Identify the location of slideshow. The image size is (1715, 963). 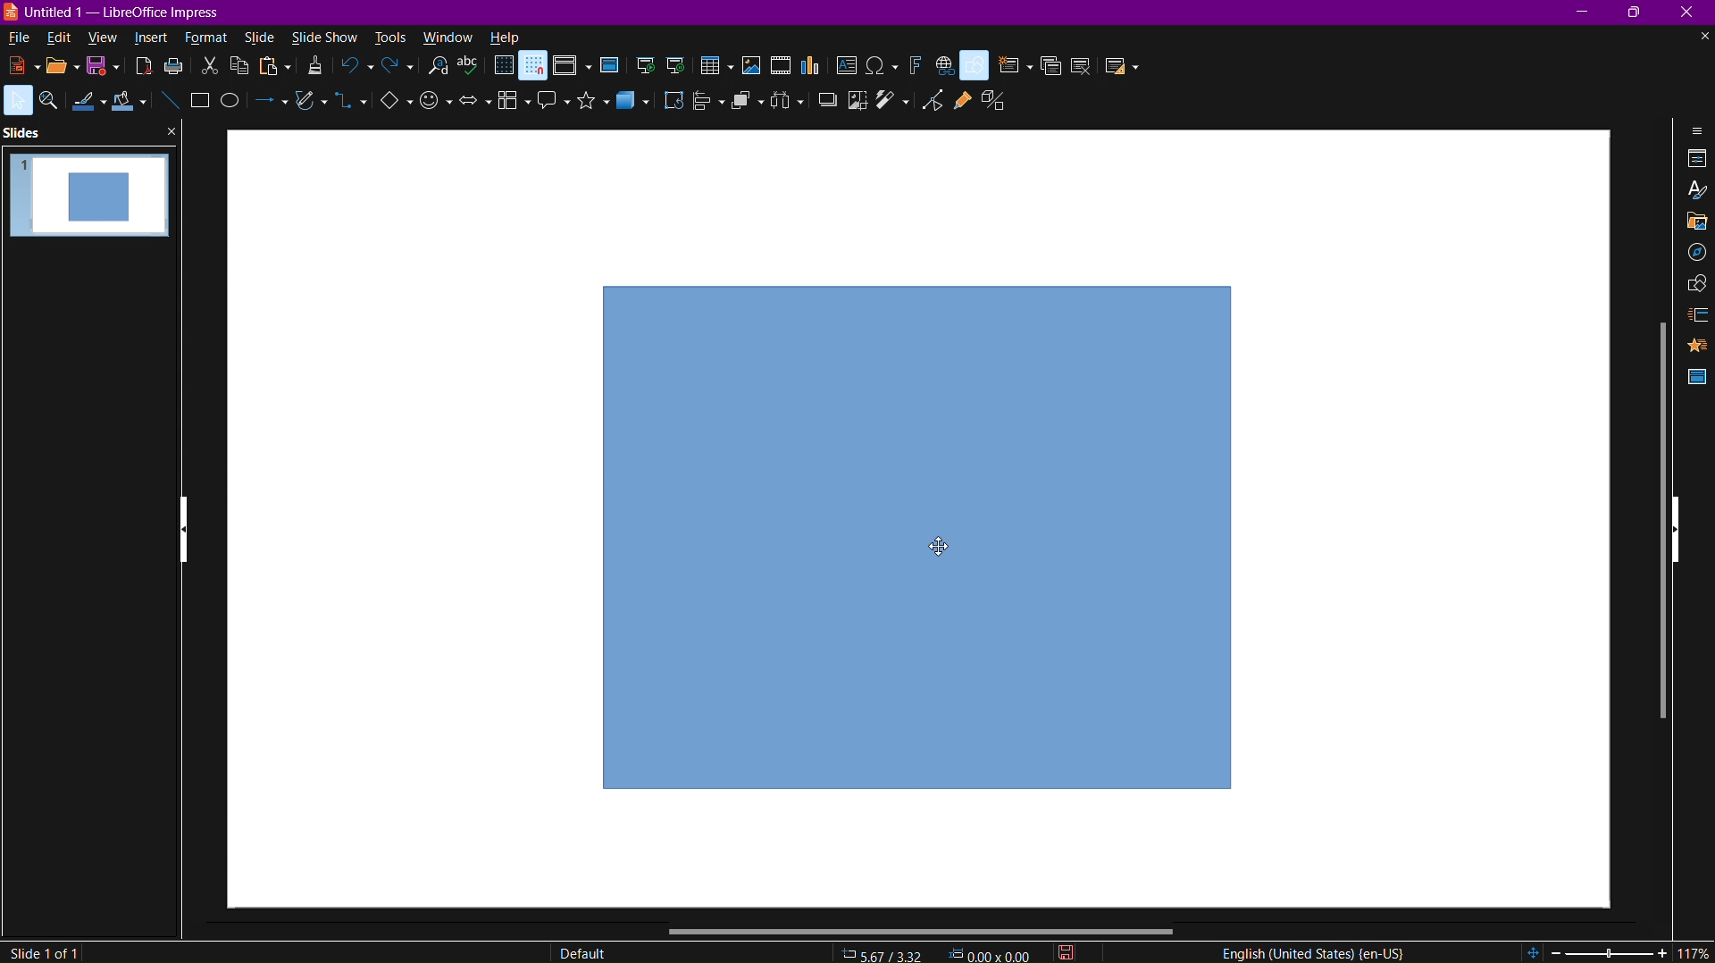
(323, 37).